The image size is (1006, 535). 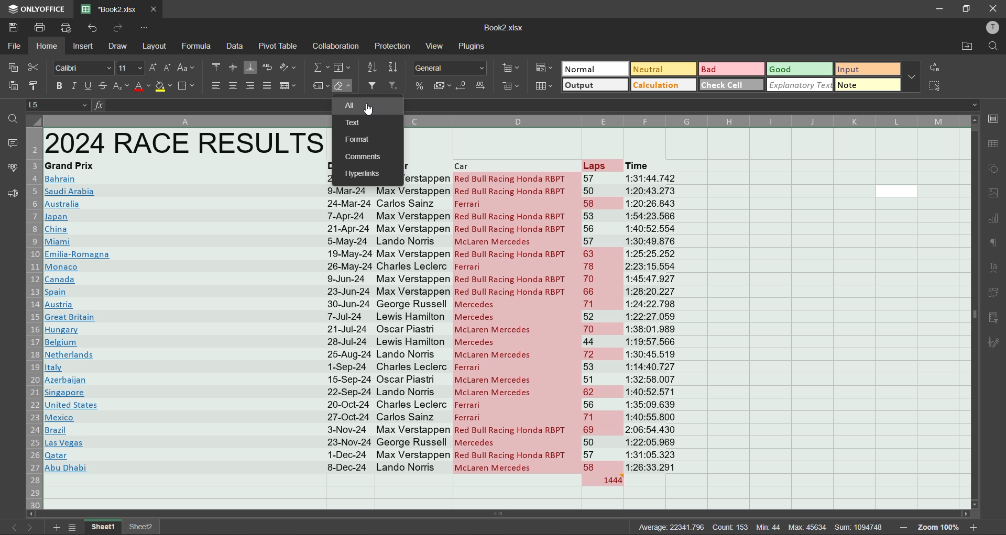 What do you see at coordinates (371, 112) in the screenshot?
I see `cursor` at bounding box center [371, 112].